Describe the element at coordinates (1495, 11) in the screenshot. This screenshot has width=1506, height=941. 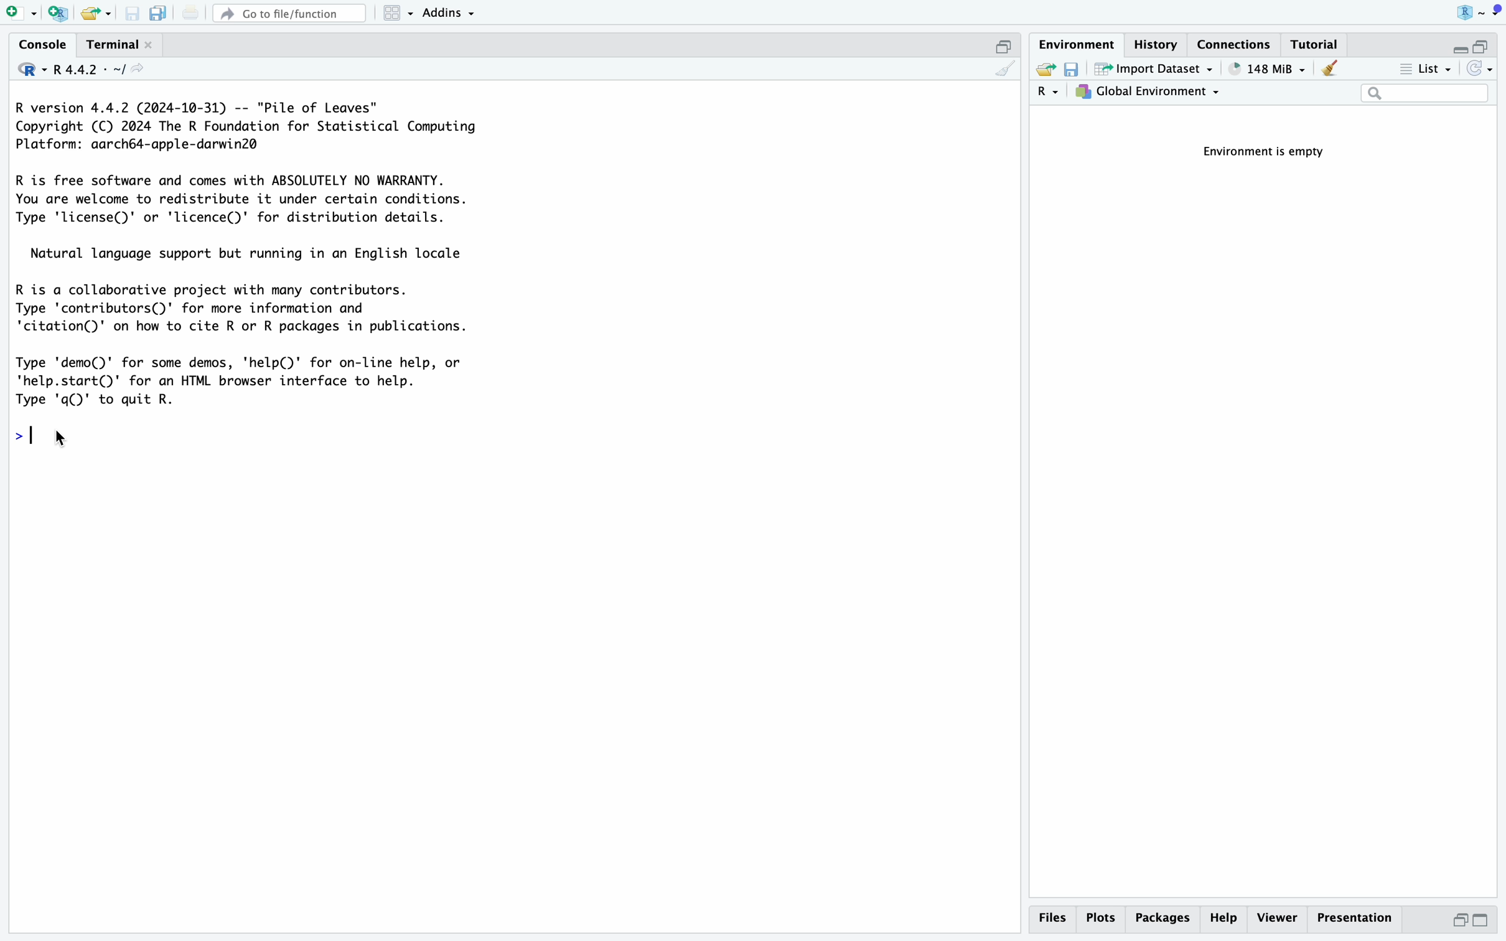
I see `dropdown` at that location.